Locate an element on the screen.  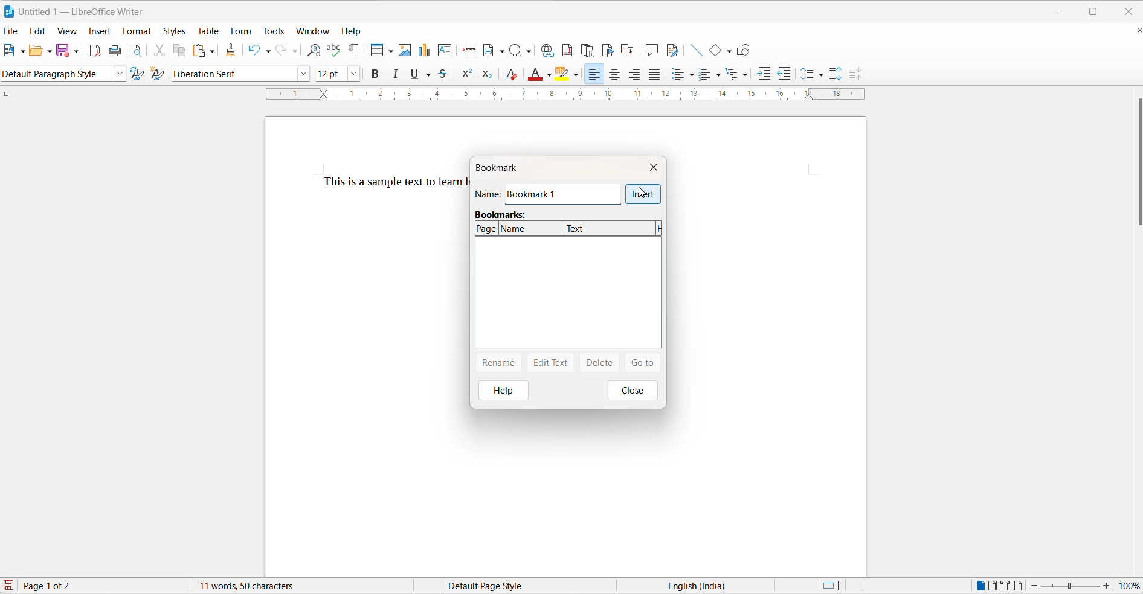
book view is located at coordinates (1016, 585).